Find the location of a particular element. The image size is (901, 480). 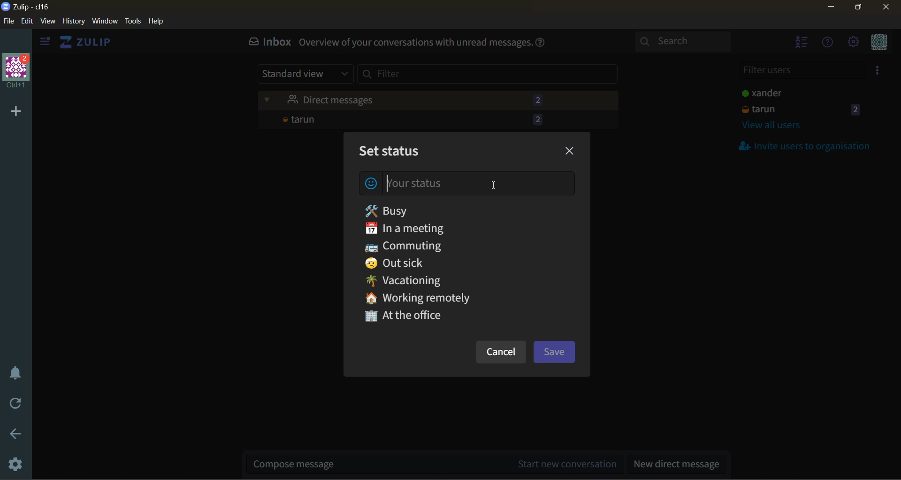

cursor is located at coordinates (496, 186).